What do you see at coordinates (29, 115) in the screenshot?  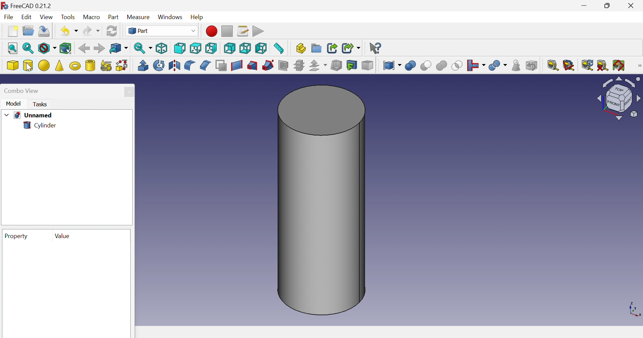 I see `Unnamed` at bounding box center [29, 115].